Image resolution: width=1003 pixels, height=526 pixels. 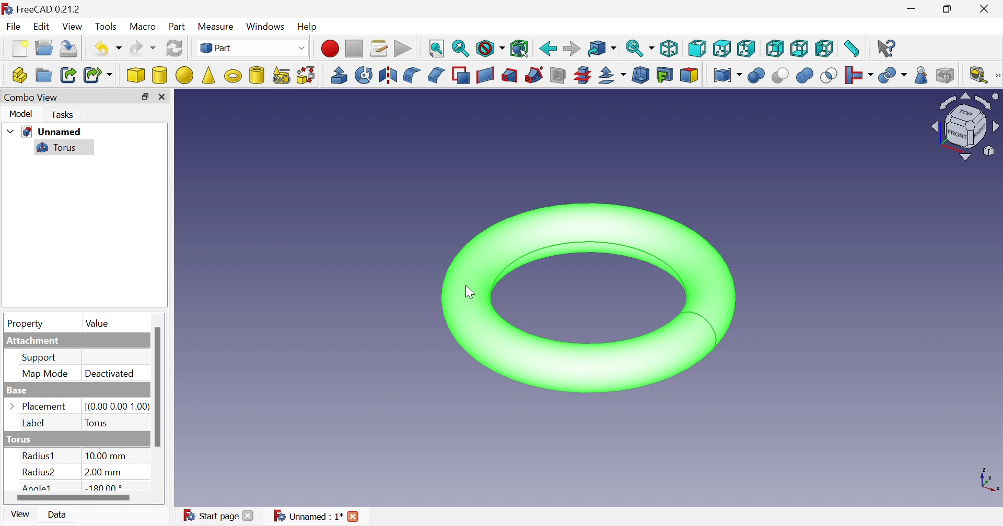 What do you see at coordinates (378, 48) in the screenshot?
I see `Macros` at bounding box center [378, 48].